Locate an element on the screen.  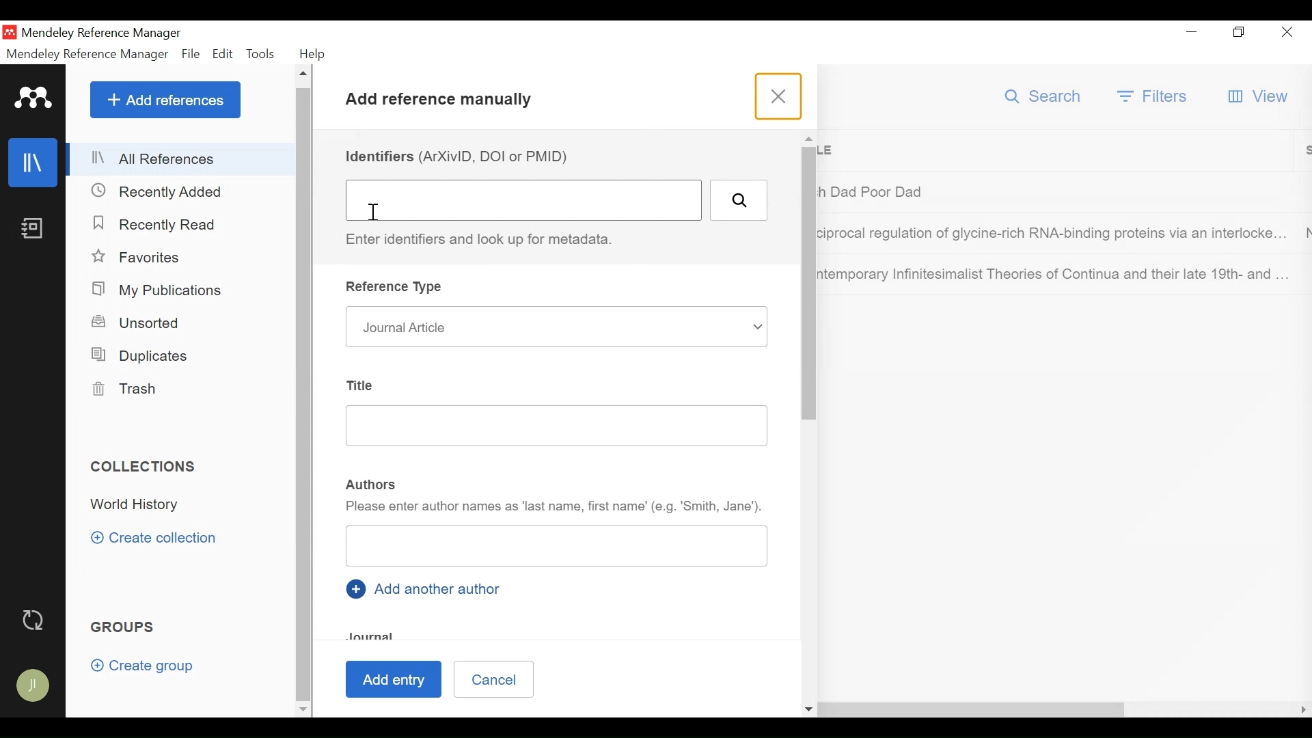
Favorites is located at coordinates (137, 256).